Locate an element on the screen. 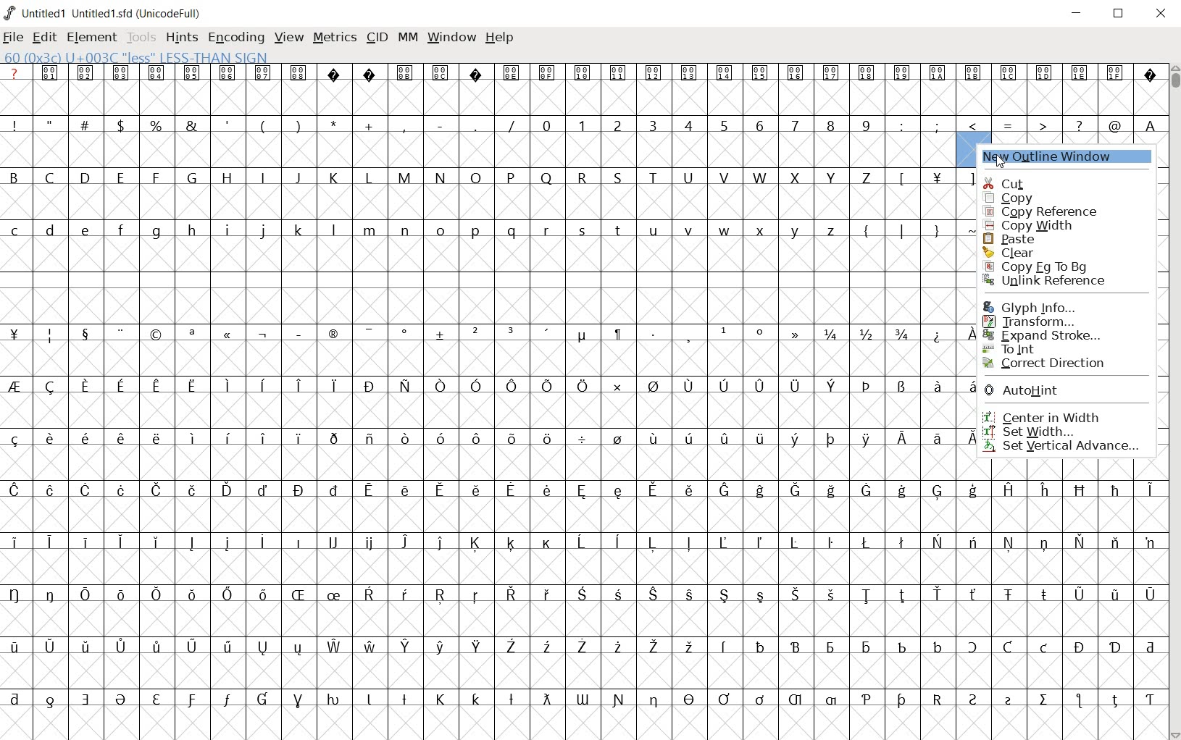  fractions  is located at coordinates (865, 332).